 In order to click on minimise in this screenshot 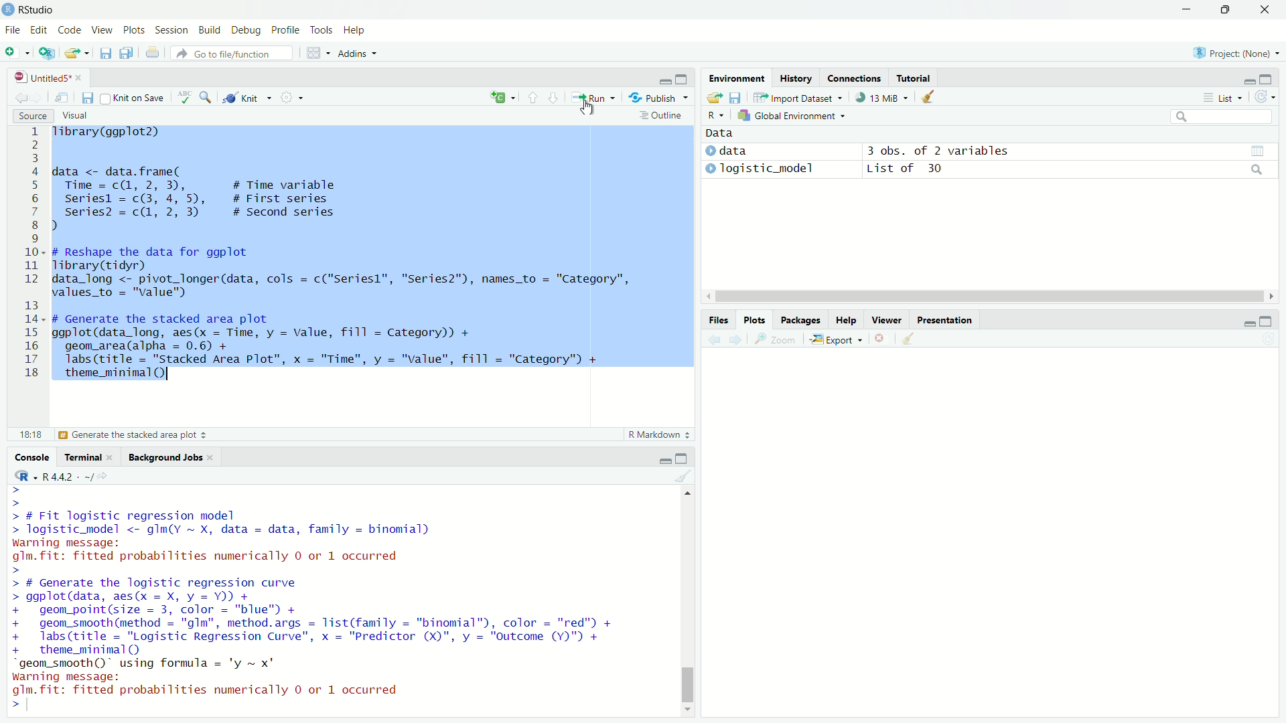, I will do `click(1244, 80)`.